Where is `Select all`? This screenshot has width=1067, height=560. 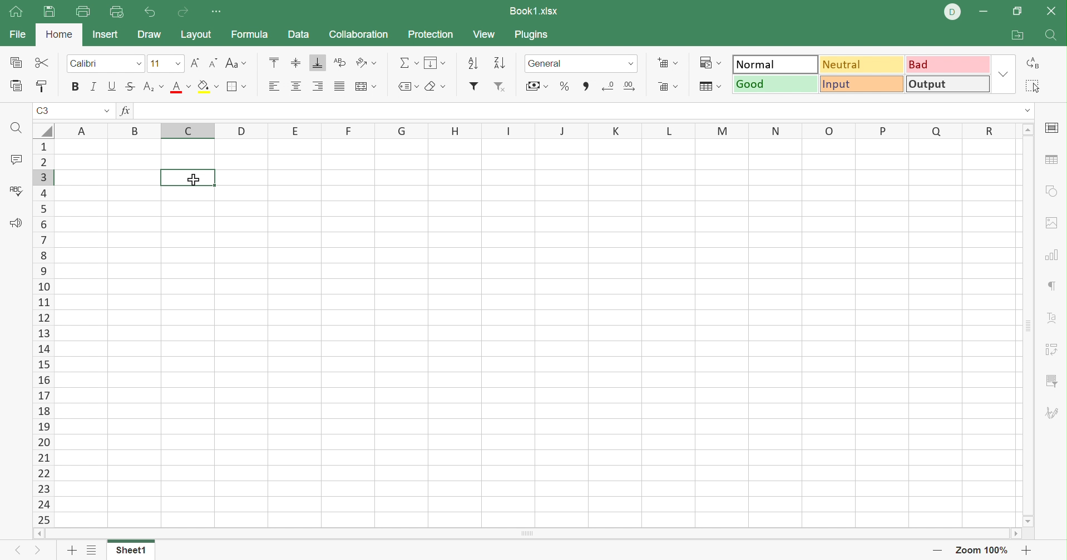 Select all is located at coordinates (1033, 85).